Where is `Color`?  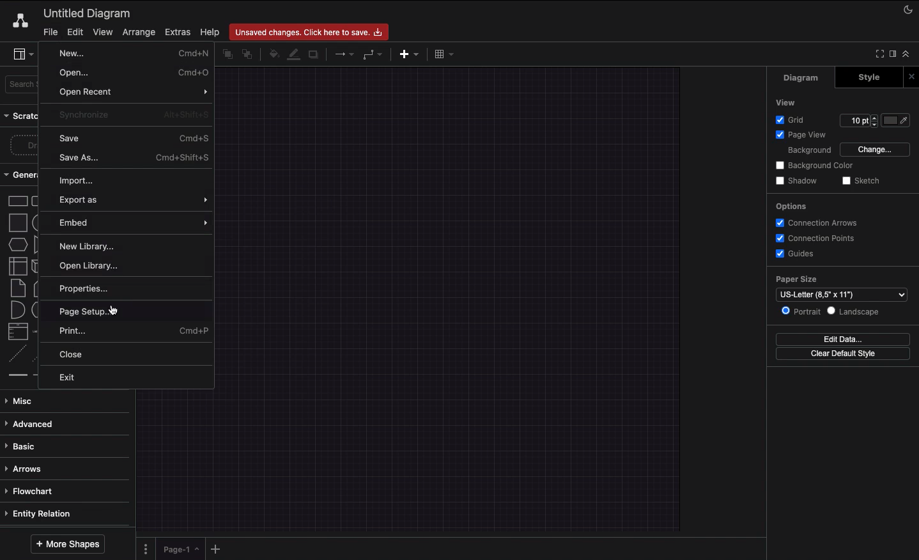
Color is located at coordinates (897, 120).